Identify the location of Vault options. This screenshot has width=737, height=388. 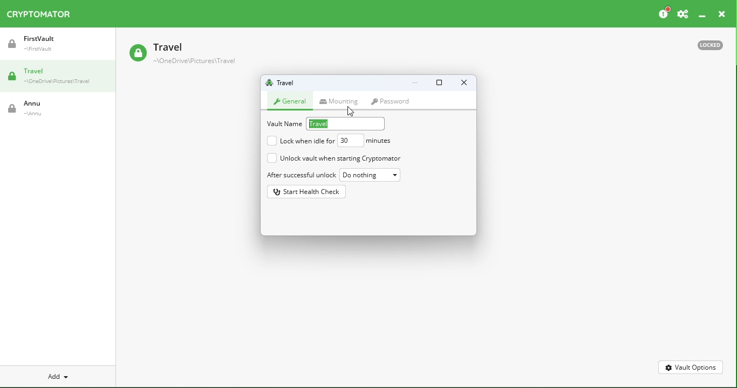
(690, 365).